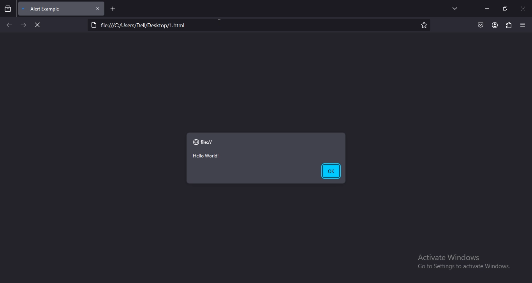 The image size is (532, 283). Describe the element at coordinates (10, 26) in the screenshot. I see `go to previous page` at that location.